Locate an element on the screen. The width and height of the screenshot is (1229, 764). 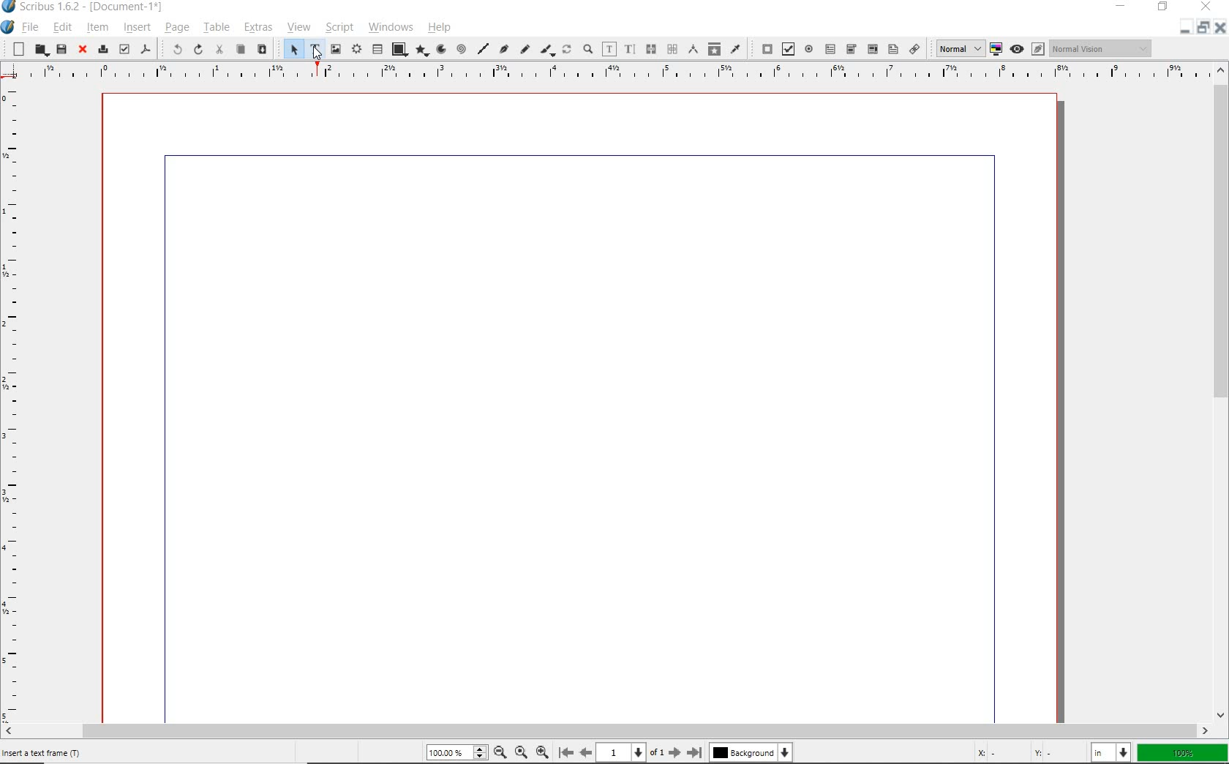
pdf combo box is located at coordinates (851, 50).